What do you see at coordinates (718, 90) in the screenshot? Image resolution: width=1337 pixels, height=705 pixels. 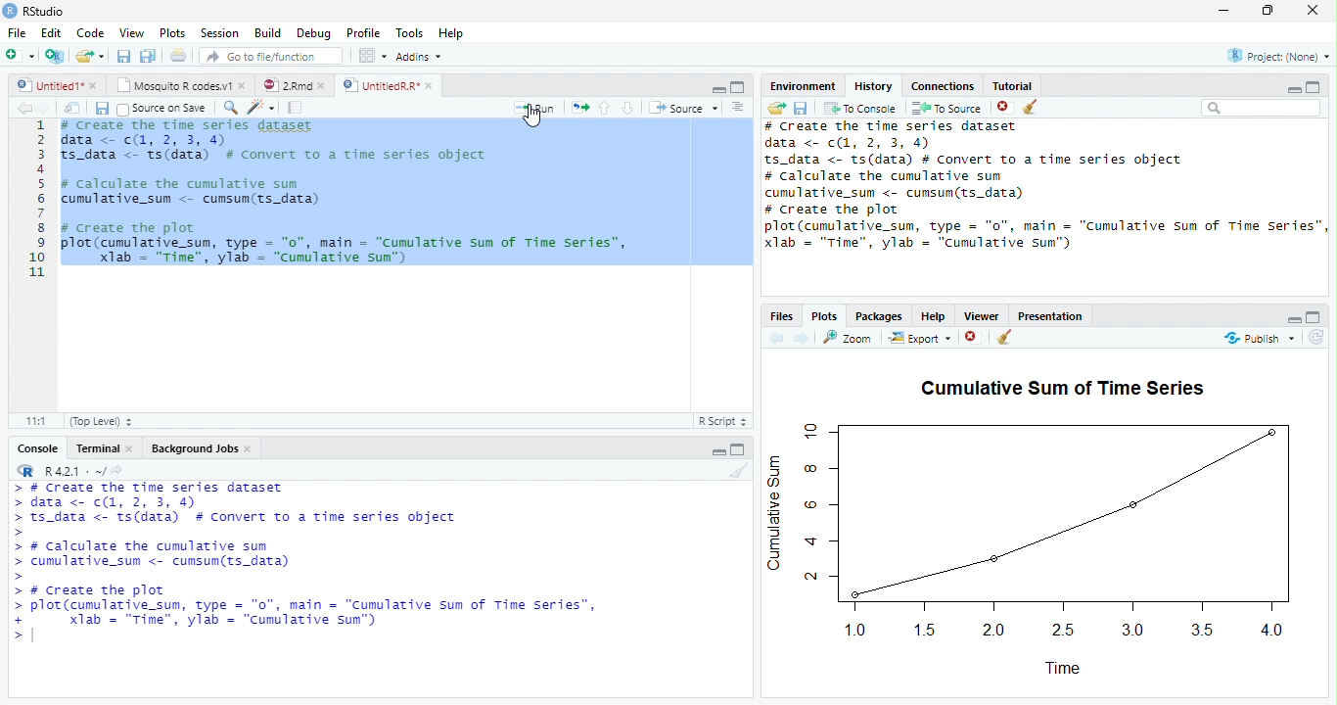 I see `Minimize` at bounding box center [718, 90].